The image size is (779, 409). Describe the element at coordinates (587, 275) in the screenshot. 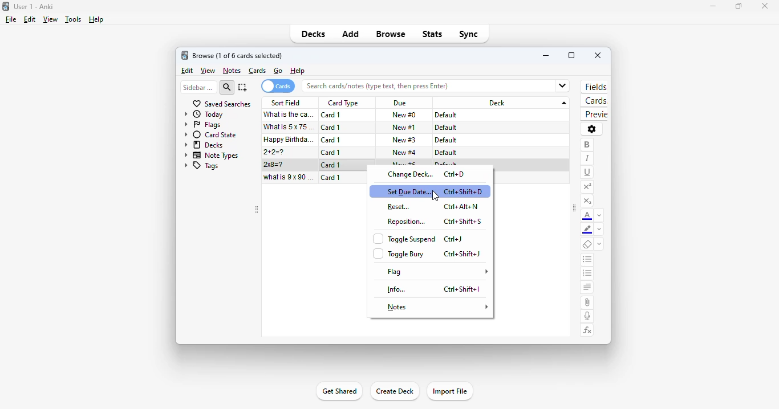

I see `ordered list` at that location.